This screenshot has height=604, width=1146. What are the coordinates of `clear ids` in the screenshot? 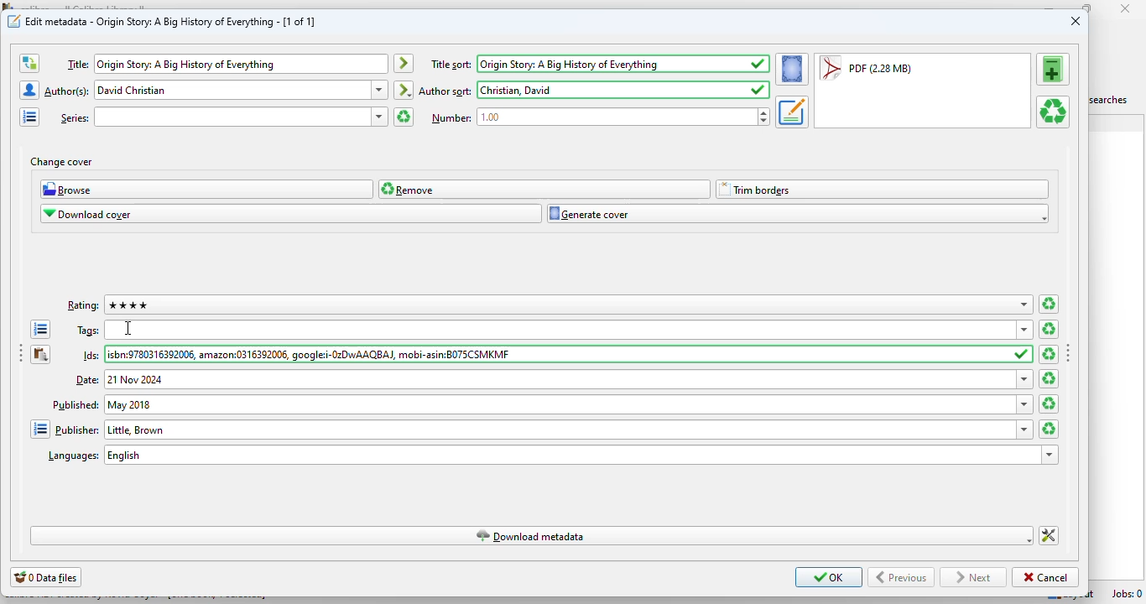 It's located at (1049, 354).